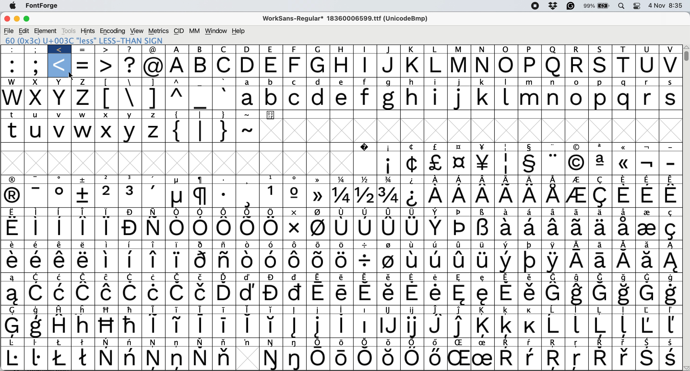  What do you see at coordinates (553, 147) in the screenshot?
I see `Symbol` at bounding box center [553, 147].